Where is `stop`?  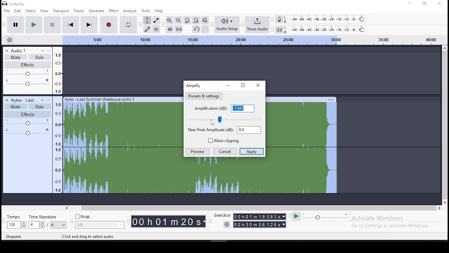 stop is located at coordinates (52, 24).